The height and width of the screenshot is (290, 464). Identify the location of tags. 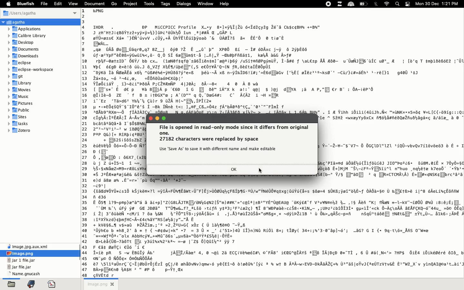
(167, 4).